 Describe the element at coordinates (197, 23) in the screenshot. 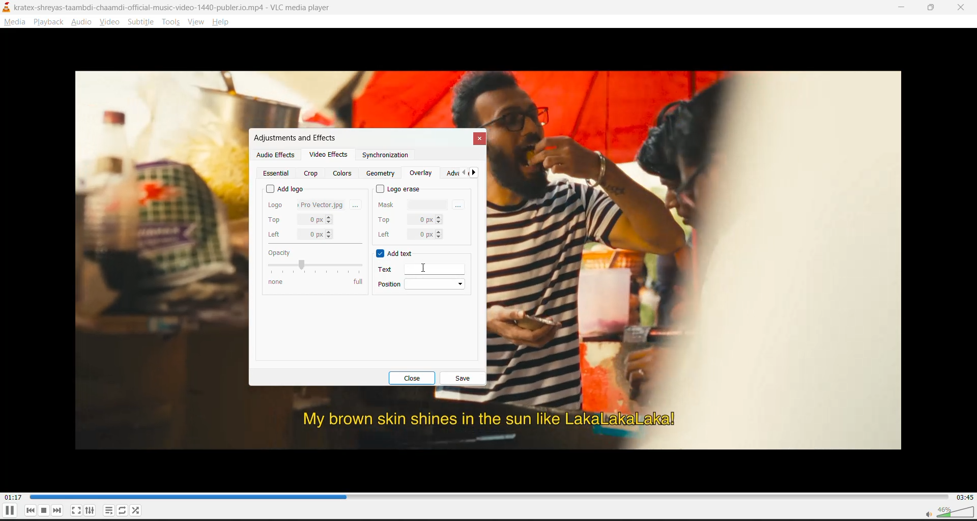

I see `view` at that location.